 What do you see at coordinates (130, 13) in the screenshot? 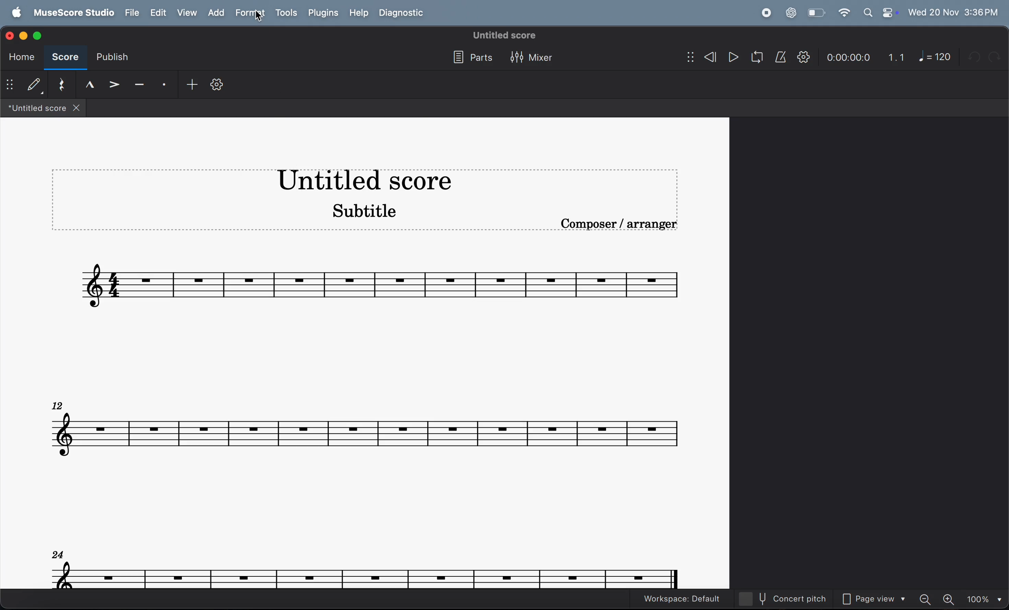
I see `file` at bounding box center [130, 13].